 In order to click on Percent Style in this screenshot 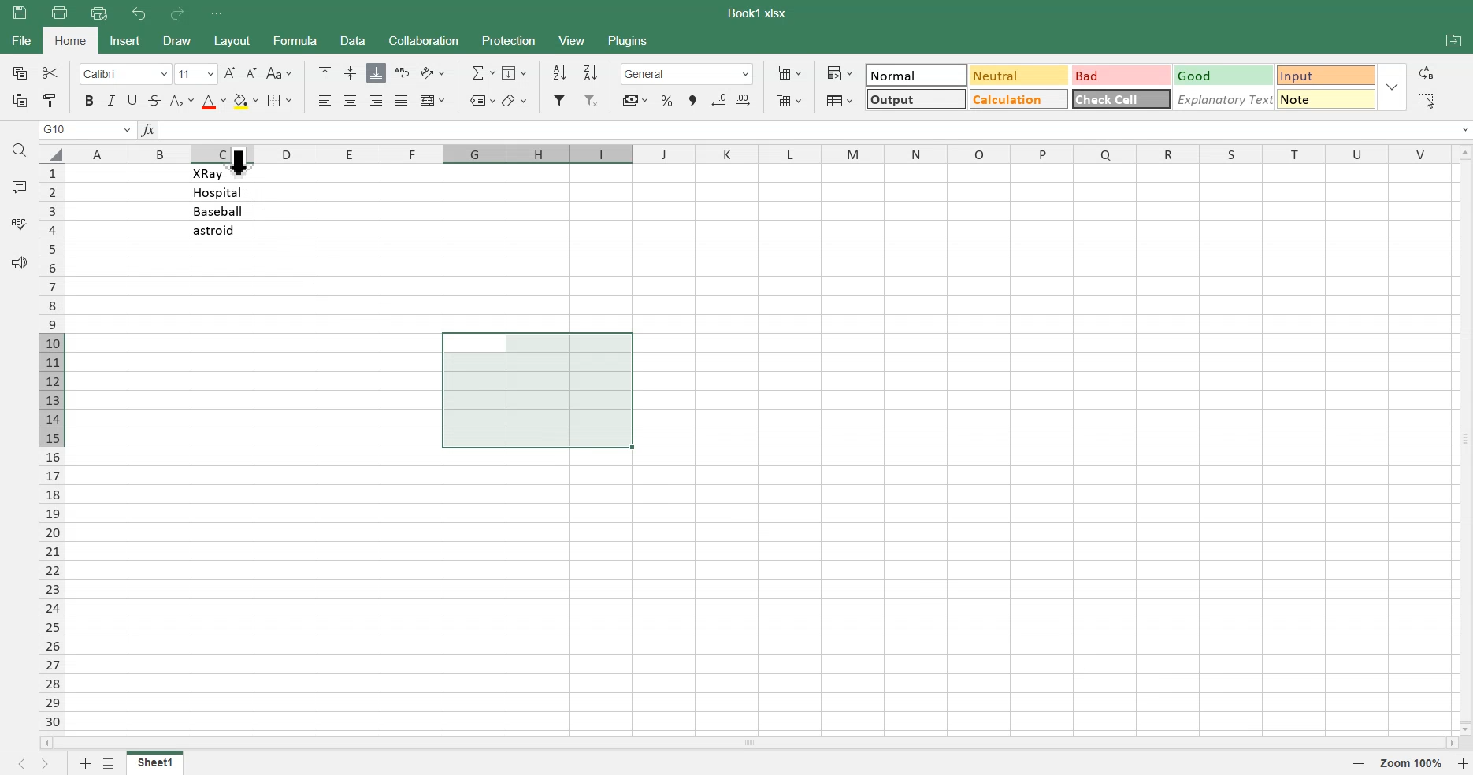, I will do `click(666, 100)`.